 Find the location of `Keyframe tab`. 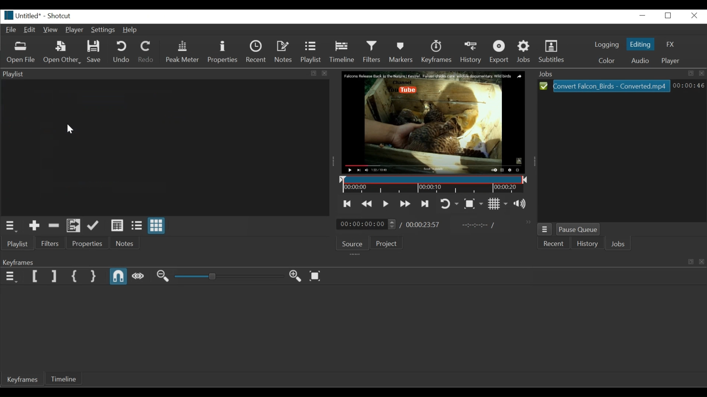

Keyframe tab is located at coordinates (337, 262).